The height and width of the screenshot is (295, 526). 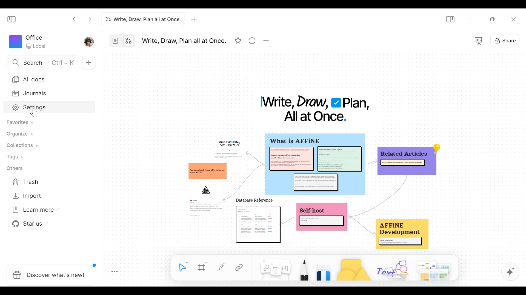 What do you see at coordinates (241, 268) in the screenshot?
I see `Link` at bounding box center [241, 268].